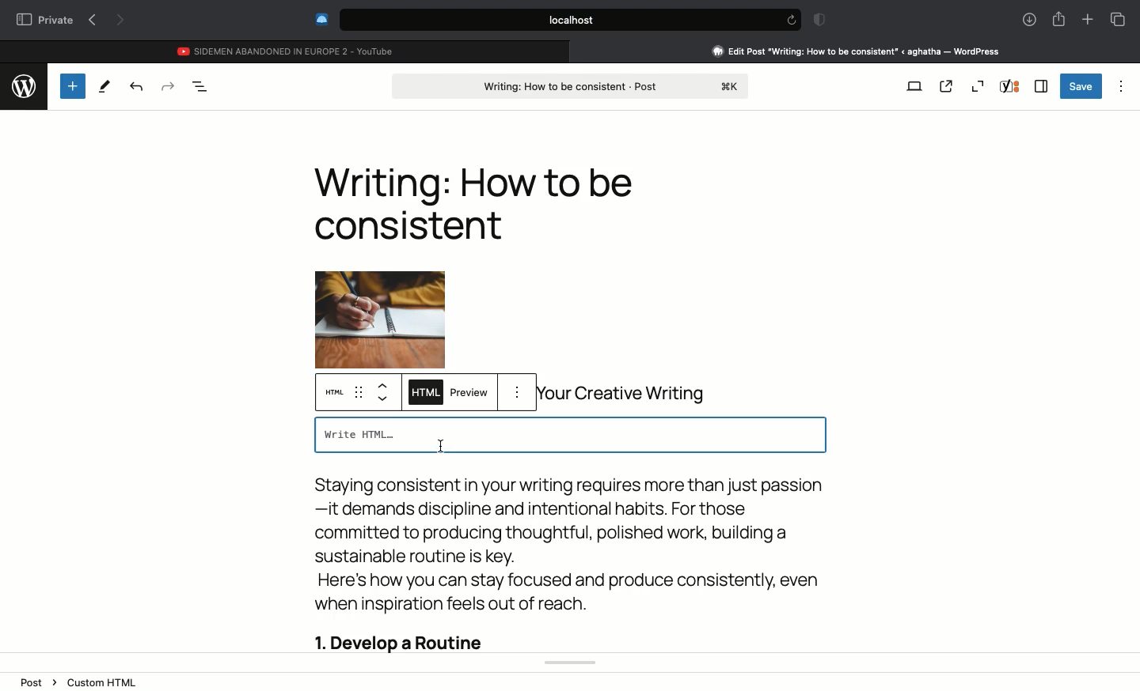  What do you see at coordinates (1123, 84) in the screenshot?
I see `Options` at bounding box center [1123, 84].